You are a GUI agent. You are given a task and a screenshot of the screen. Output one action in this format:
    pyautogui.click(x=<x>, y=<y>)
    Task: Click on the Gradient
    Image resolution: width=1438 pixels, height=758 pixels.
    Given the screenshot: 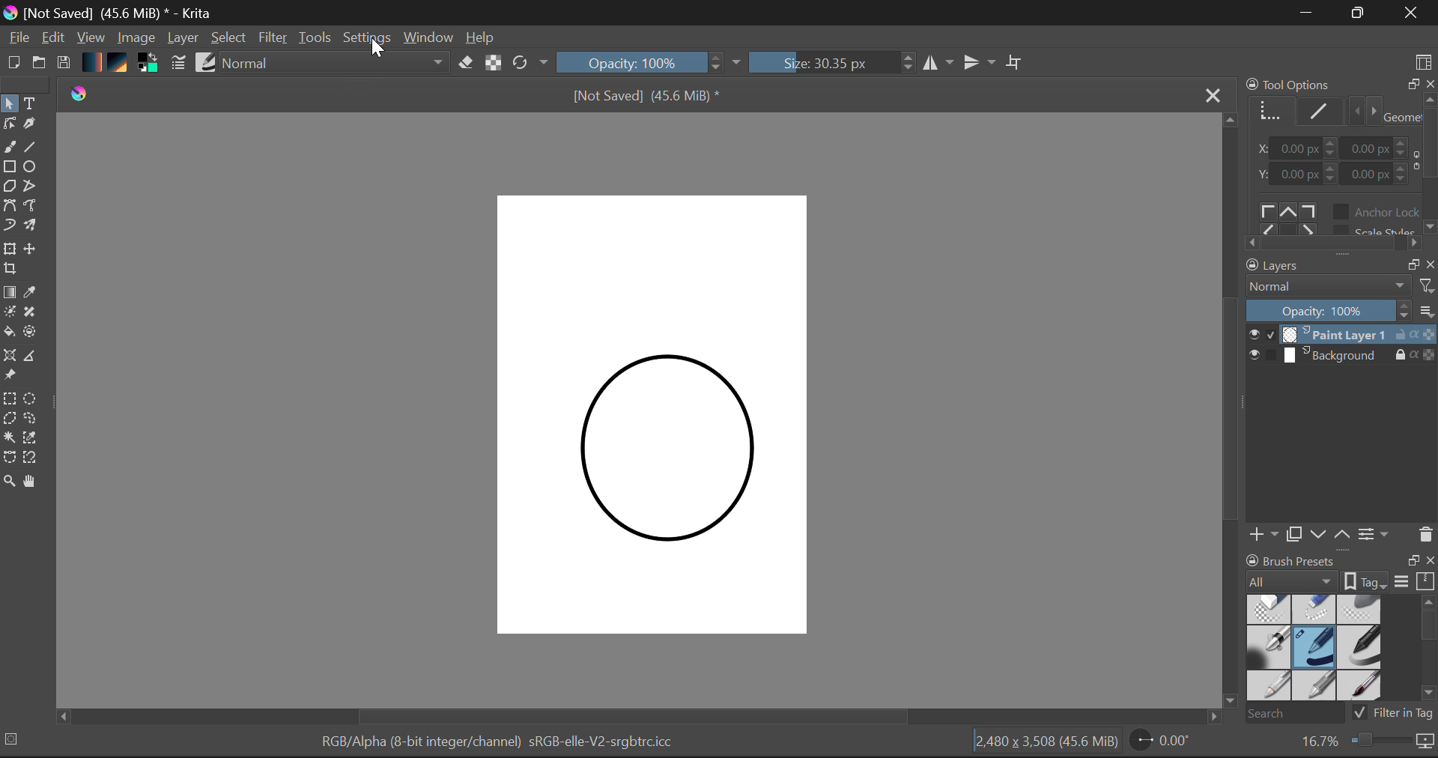 What is the action you would take?
    pyautogui.click(x=93, y=61)
    